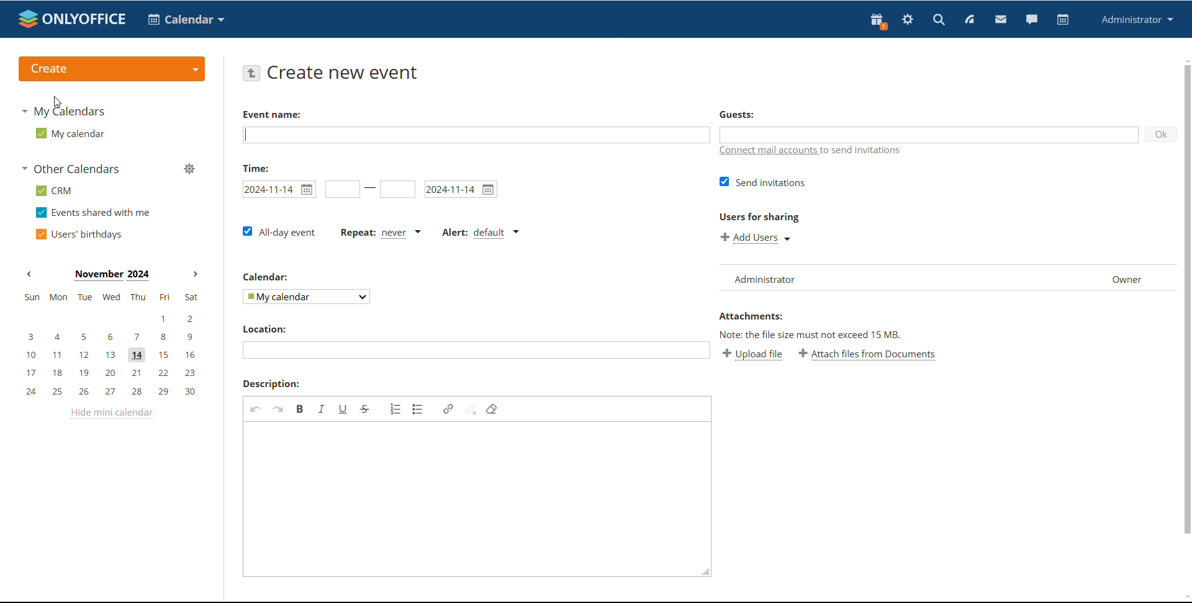 This screenshot has height=603, width=1192. Describe the element at coordinates (492, 409) in the screenshot. I see `remove format` at that location.